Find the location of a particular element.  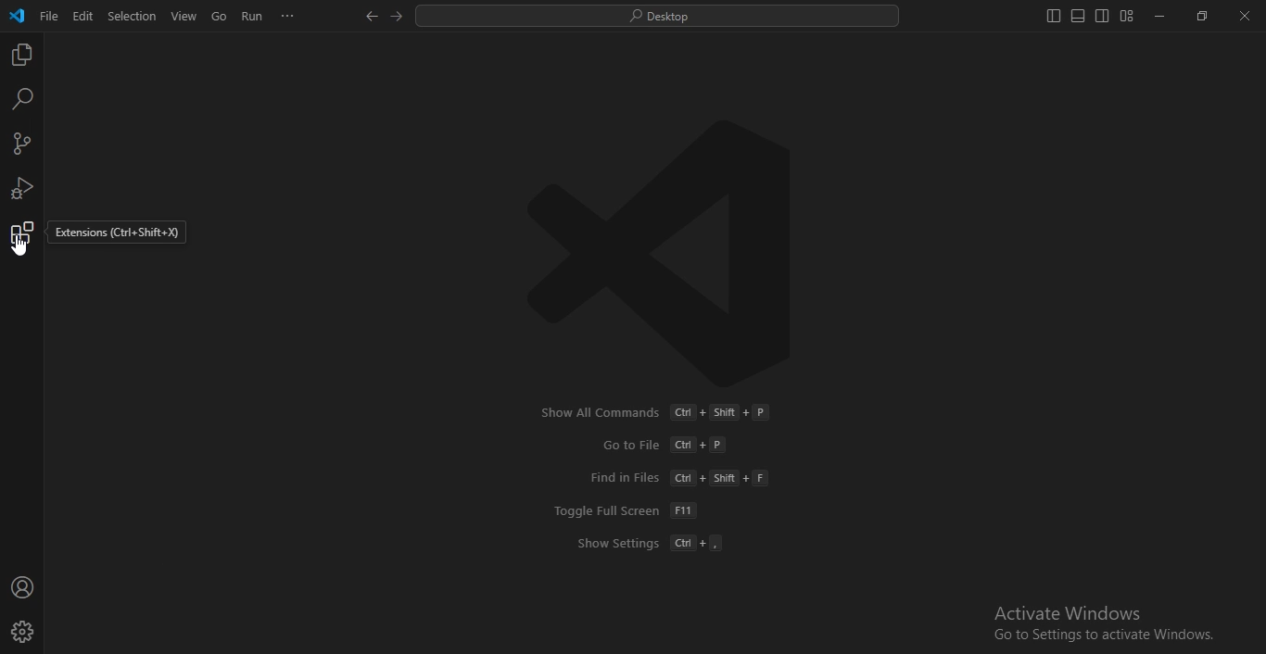

edit is located at coordinates (82, 16).